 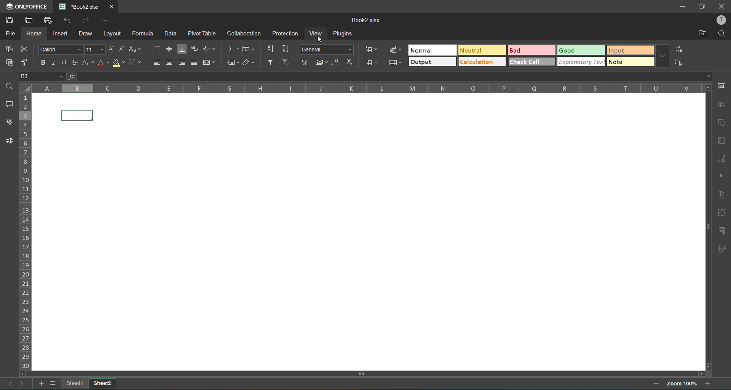 What do you see at coordinates (233, 63) in the screenshot?
I see `named ranges` at bounding box center [233, 63].